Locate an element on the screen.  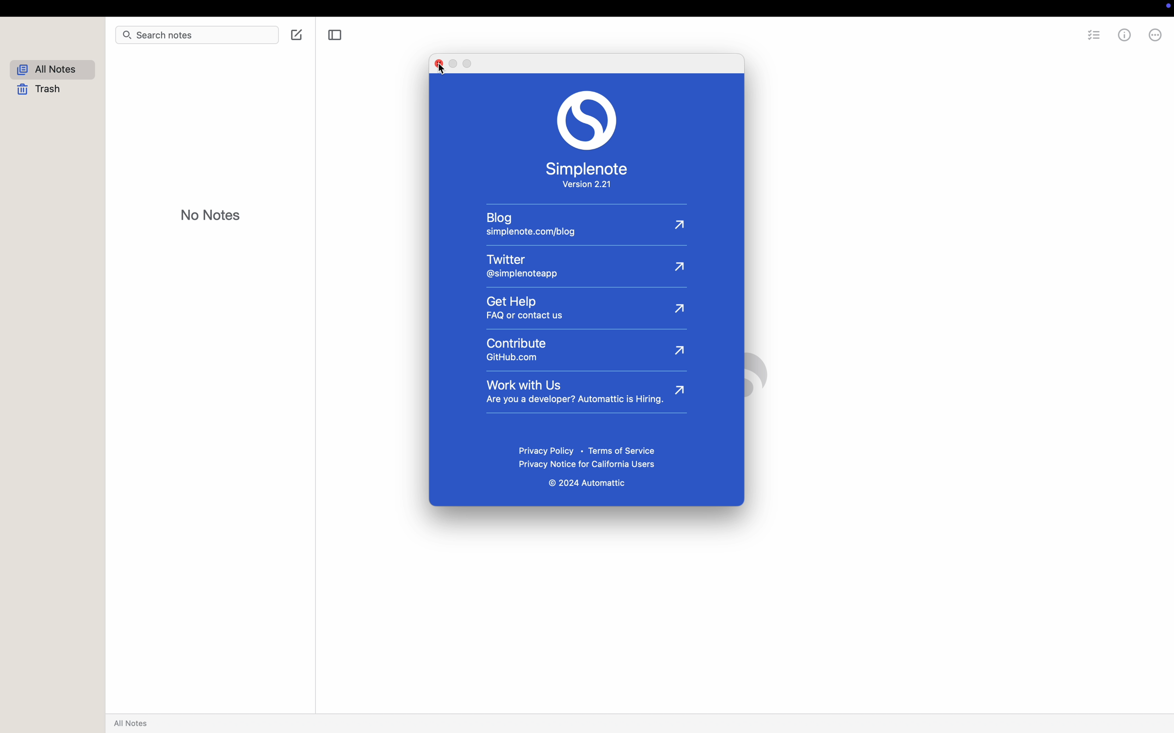
all notes is located at coordinates (53, 69).